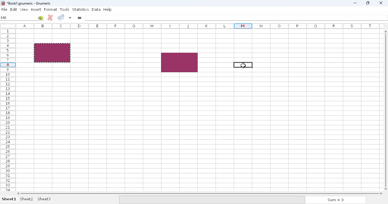 The width and height of the screenshot is (388, 204). What do you see at coordinates (50, 18) in the screenshot?
I see `cancel change` at bounding box center [50, 18].